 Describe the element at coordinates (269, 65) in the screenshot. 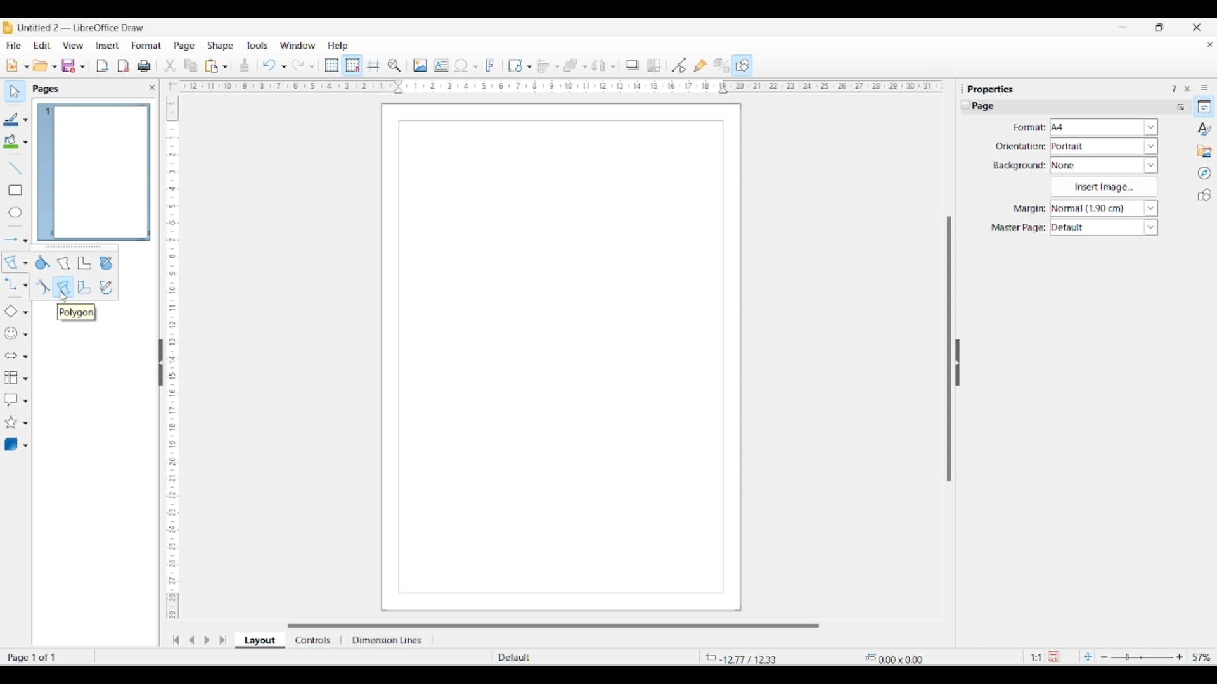

I see `Undo last action done` at that location.